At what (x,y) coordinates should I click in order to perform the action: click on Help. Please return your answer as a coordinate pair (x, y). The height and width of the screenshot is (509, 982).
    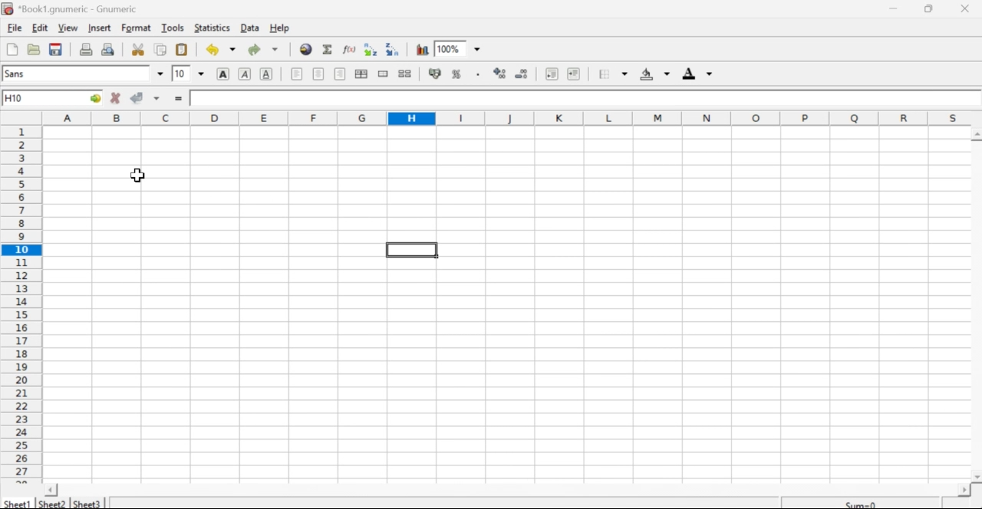
    Looking at the image, I should click on (281, 28).